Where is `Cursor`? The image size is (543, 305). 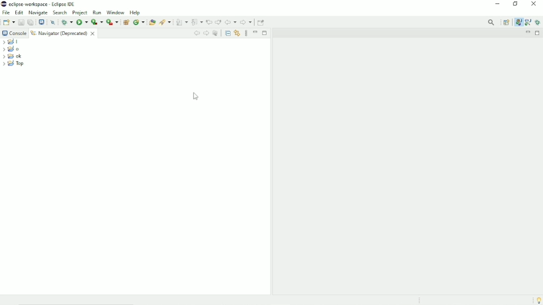 Cursor is located at coordinates (196, 97).